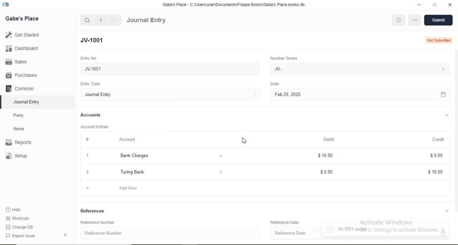 This screenshot has height=245, width=458. What do you see at coordinates (439, 41) in the screenshot?
I see `Not Submitted` at bounding box center [439, 41].